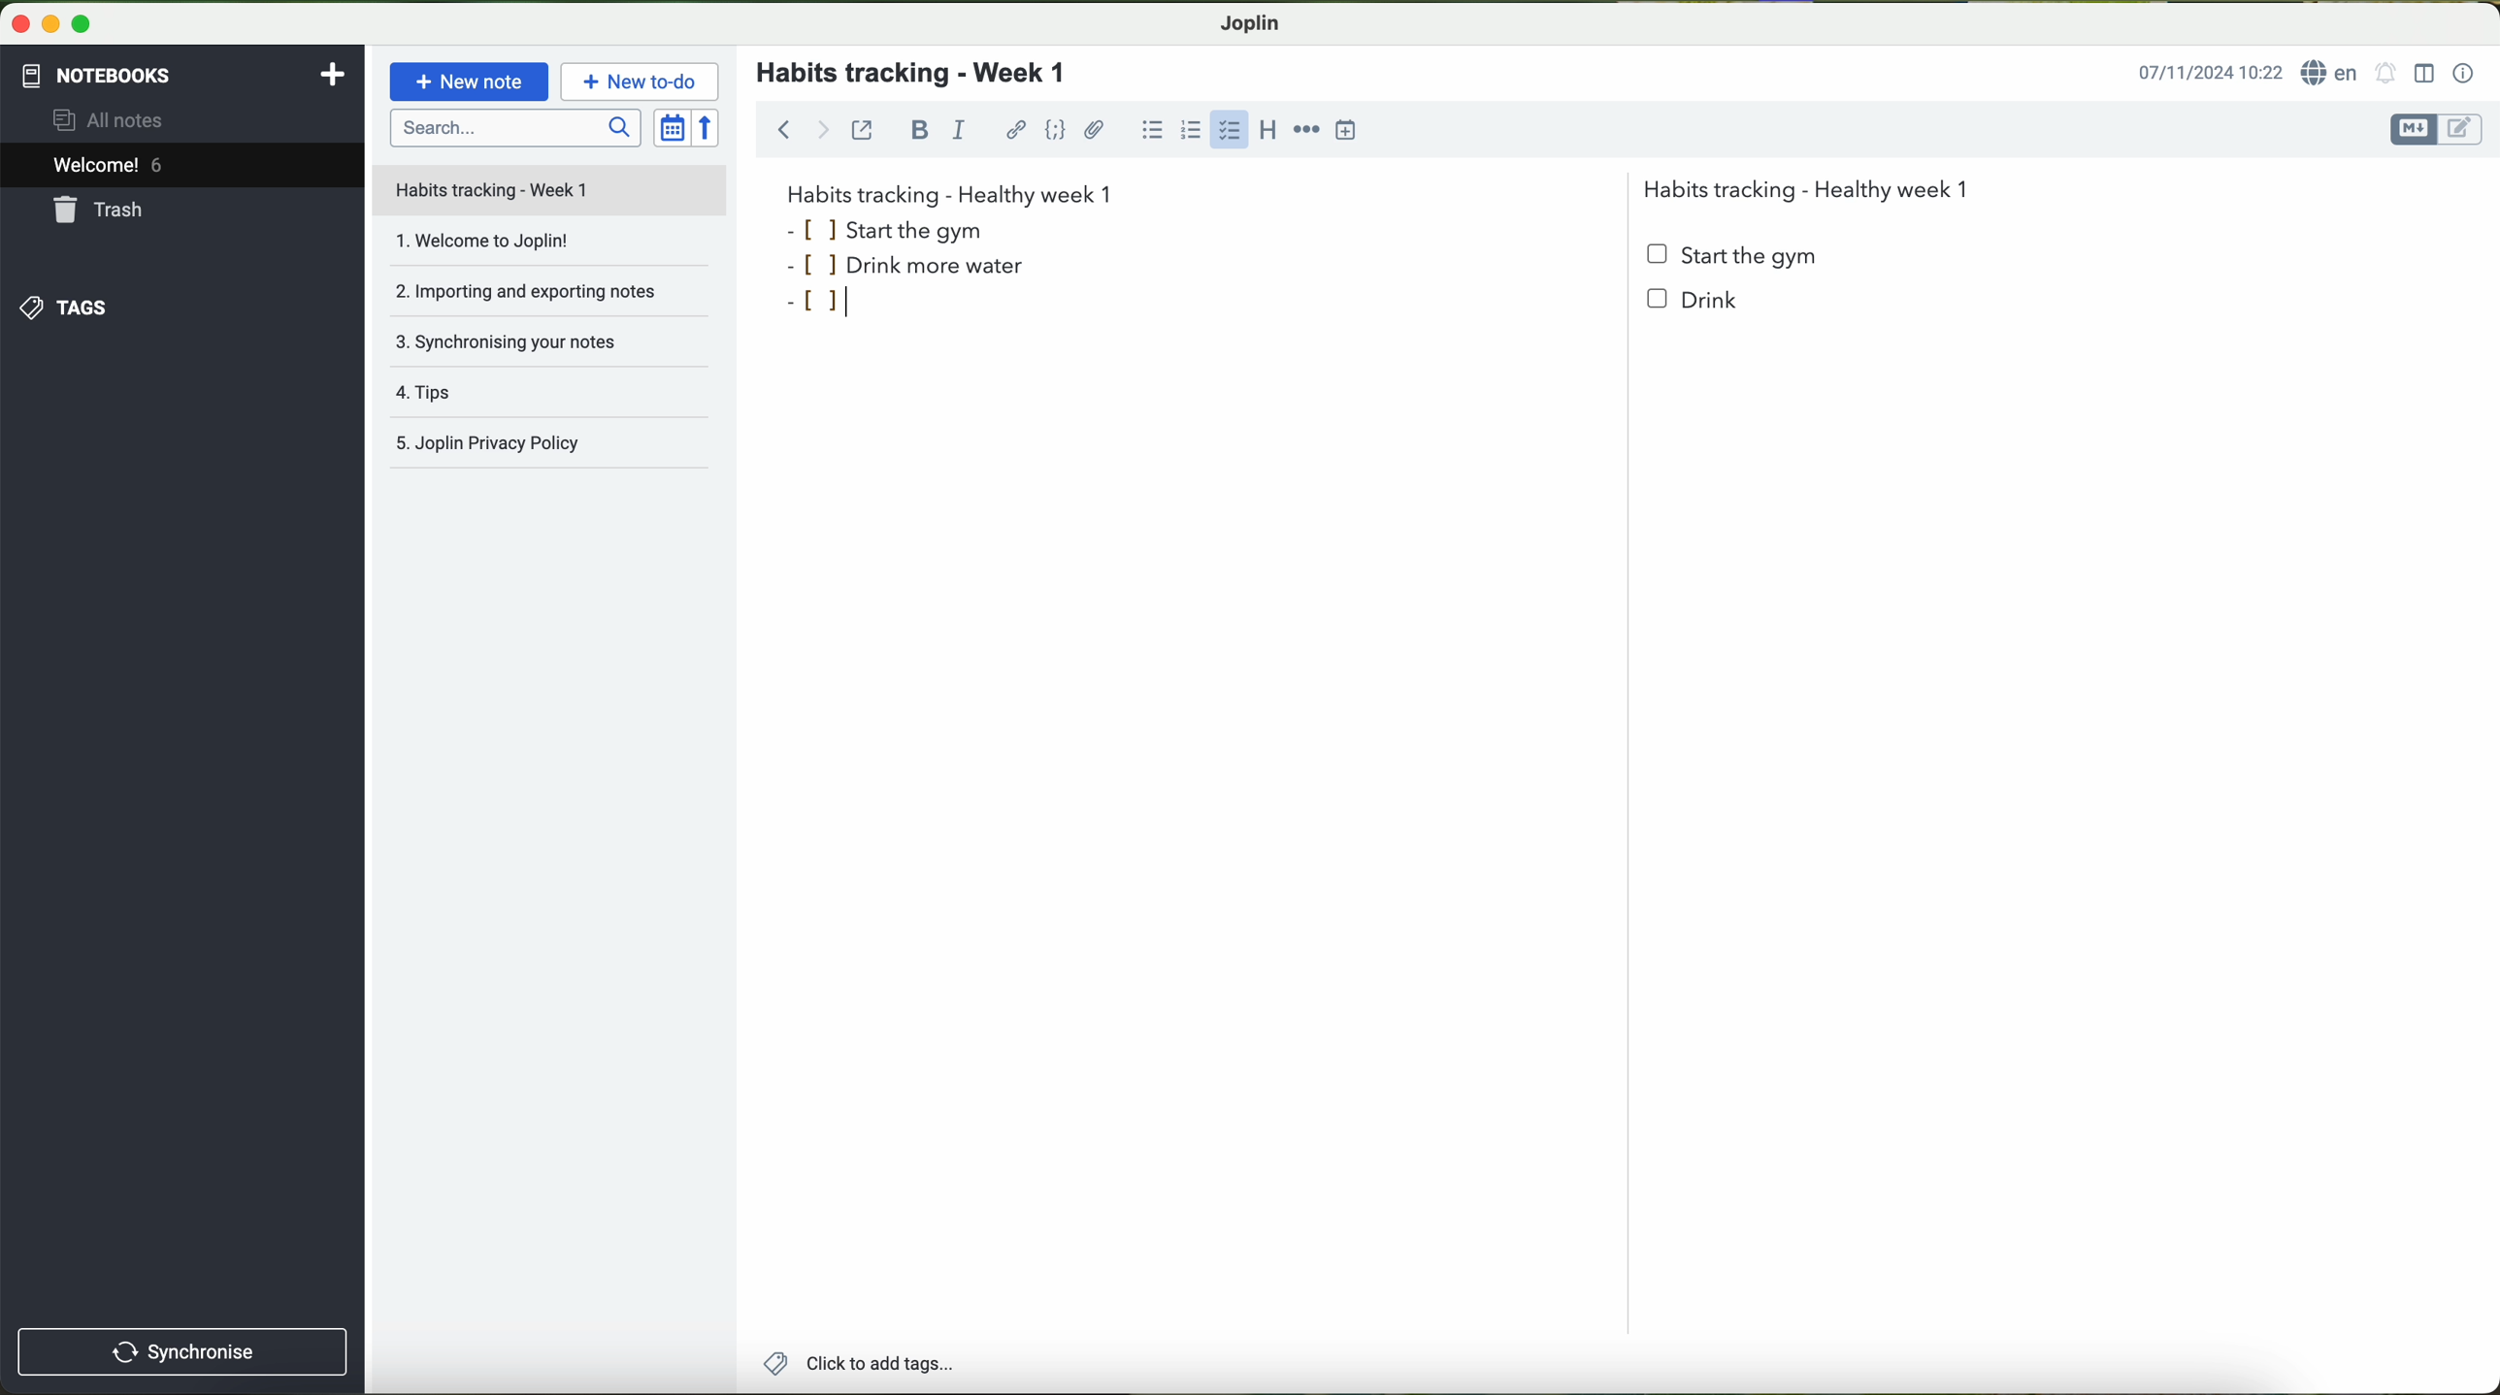 The image size is (2500, 1395). Describe the element at coordinates (65, 308) in the screenshot. I see `tags` at that location.